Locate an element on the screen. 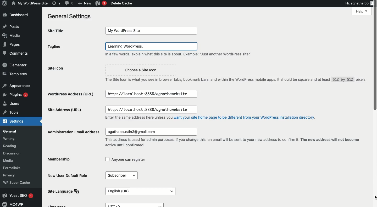  Post is located at coordinates (11, 26).